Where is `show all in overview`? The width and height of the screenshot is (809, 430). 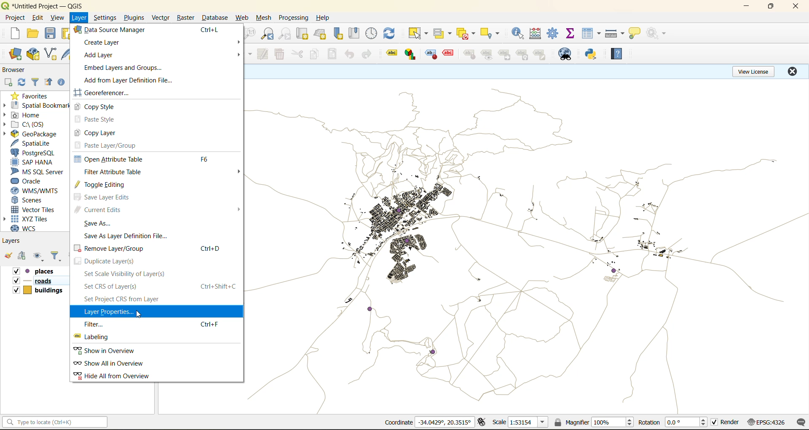 show all in overview is located at coordinates (114, 364).